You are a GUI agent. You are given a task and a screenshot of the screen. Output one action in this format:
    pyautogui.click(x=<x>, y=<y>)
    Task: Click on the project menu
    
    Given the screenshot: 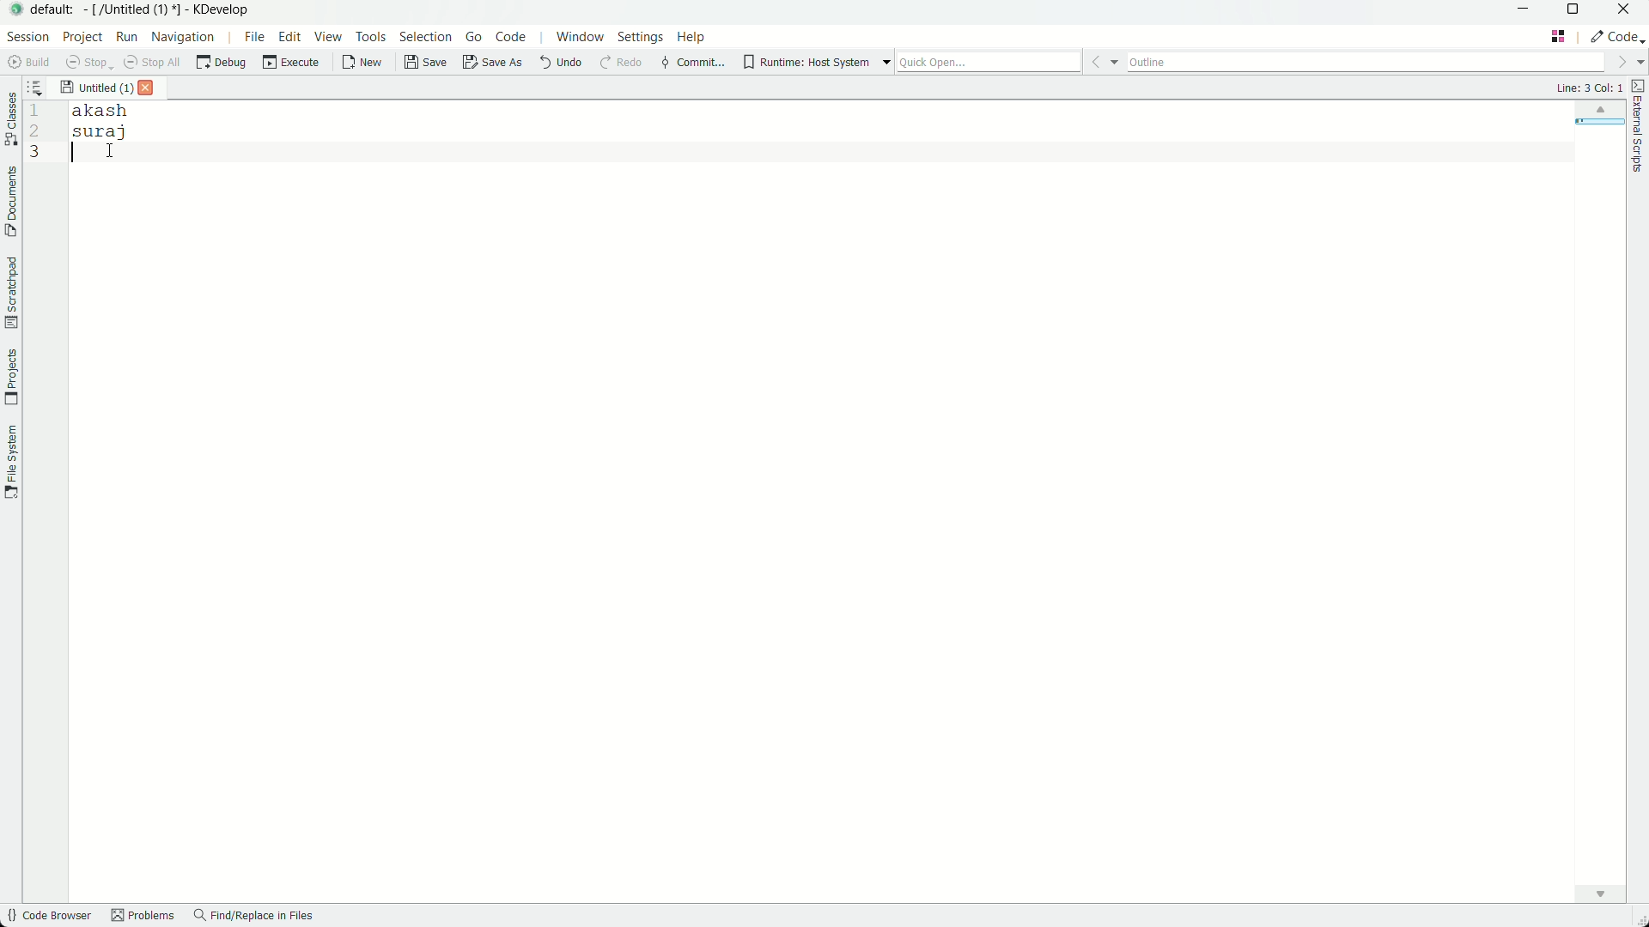 What is the action you would take?
    pyautogui.click(x=83, y=36)
    